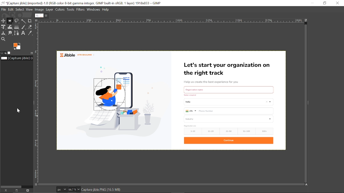 Image resolution: width=344 pixels, height=193 pixels. Describe the element at coordinates (337, 3) in the screenshot. I see `Close` at that location.